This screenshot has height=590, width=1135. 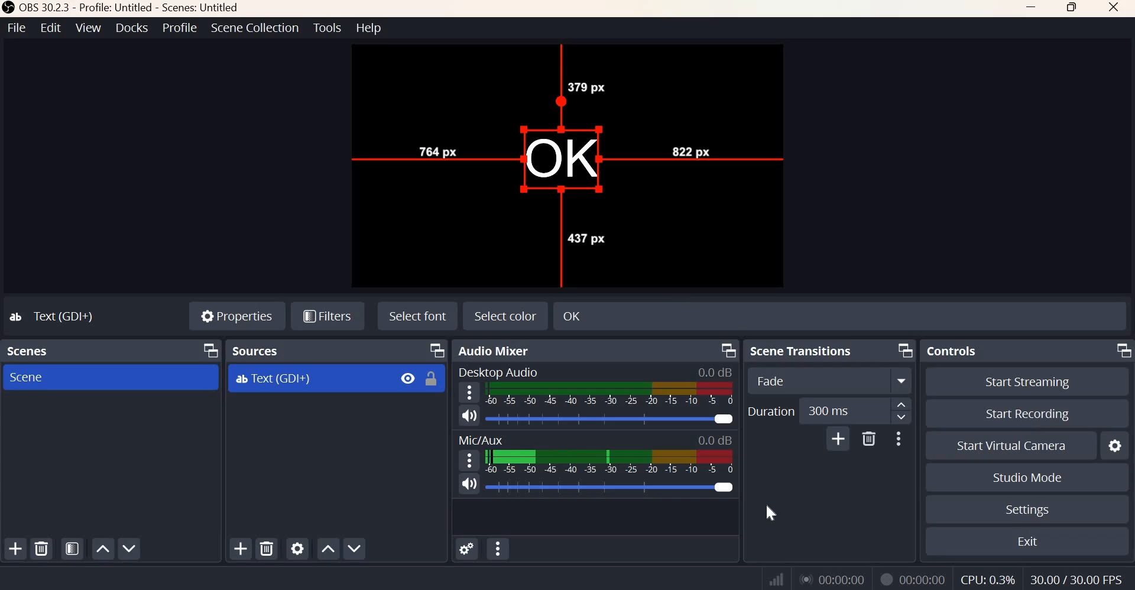 What do you see at coordinates (925, 578) in the screenshot?
I see `Recording Timer` at bounding box center [925, 578].